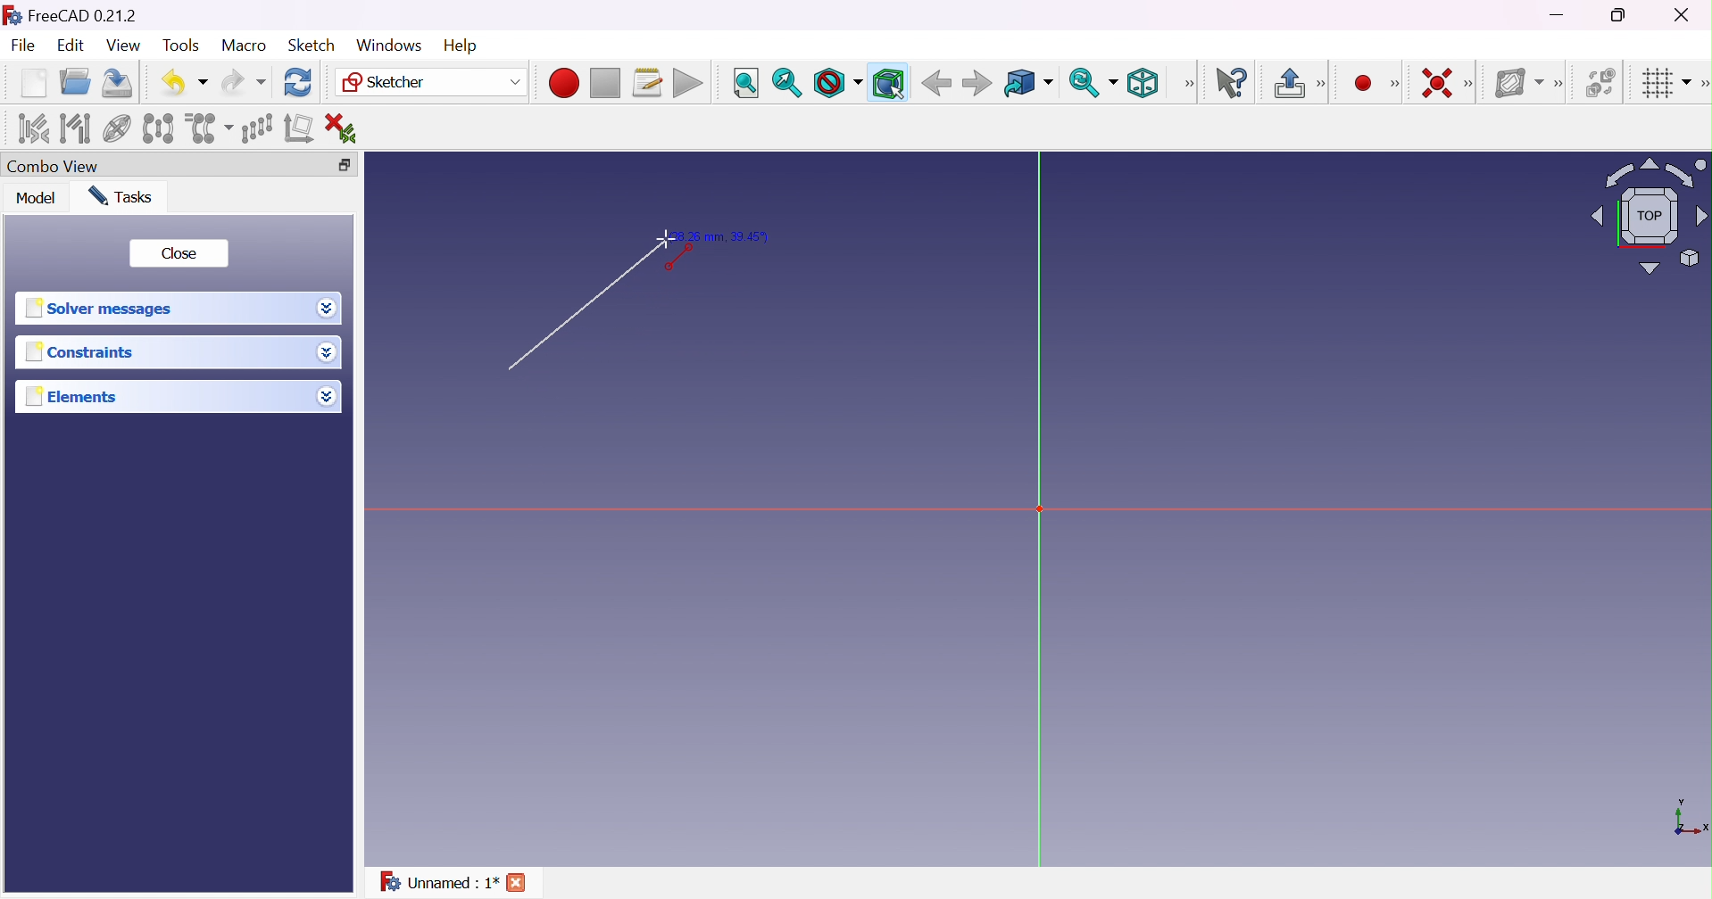  Describe the element at coordinates (1621, 16) in the screenshot. I see `Restore down` at that location.